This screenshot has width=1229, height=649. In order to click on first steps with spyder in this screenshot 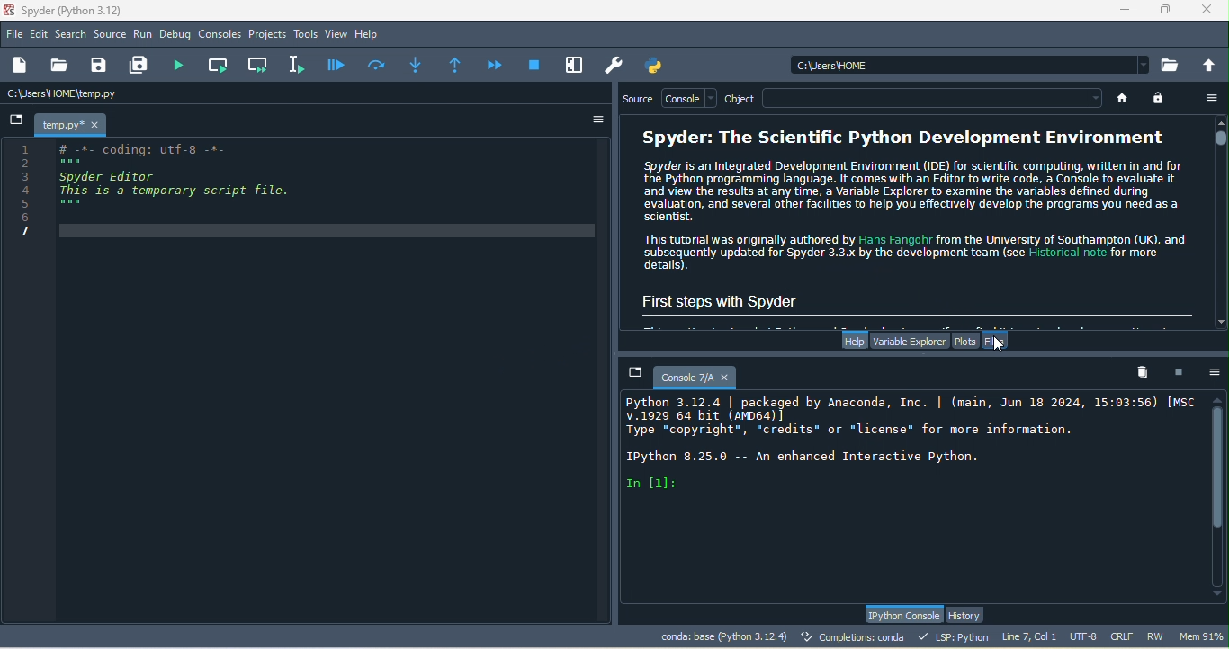, I will do `click(740, 298)`.